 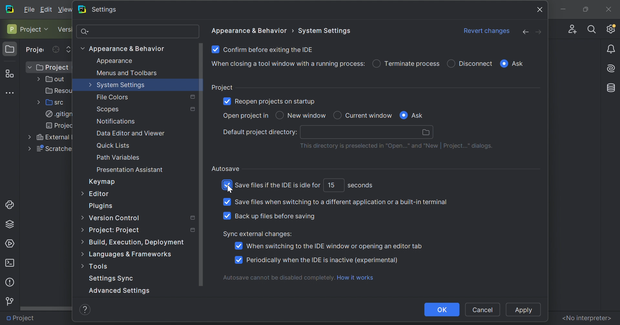 I want to click on More, so click(x=81, y=193).